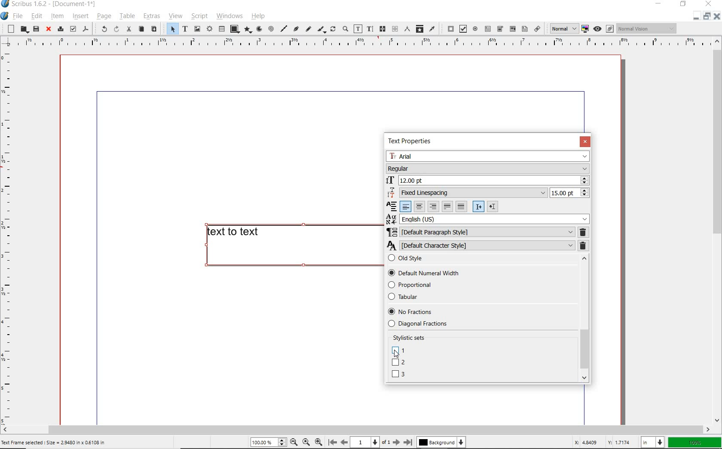 This screenshot has height=449, width=722. What do you see at coordinates (209, 29) in the screenshot?
I see `render frame` at bounding box center [209, 29].